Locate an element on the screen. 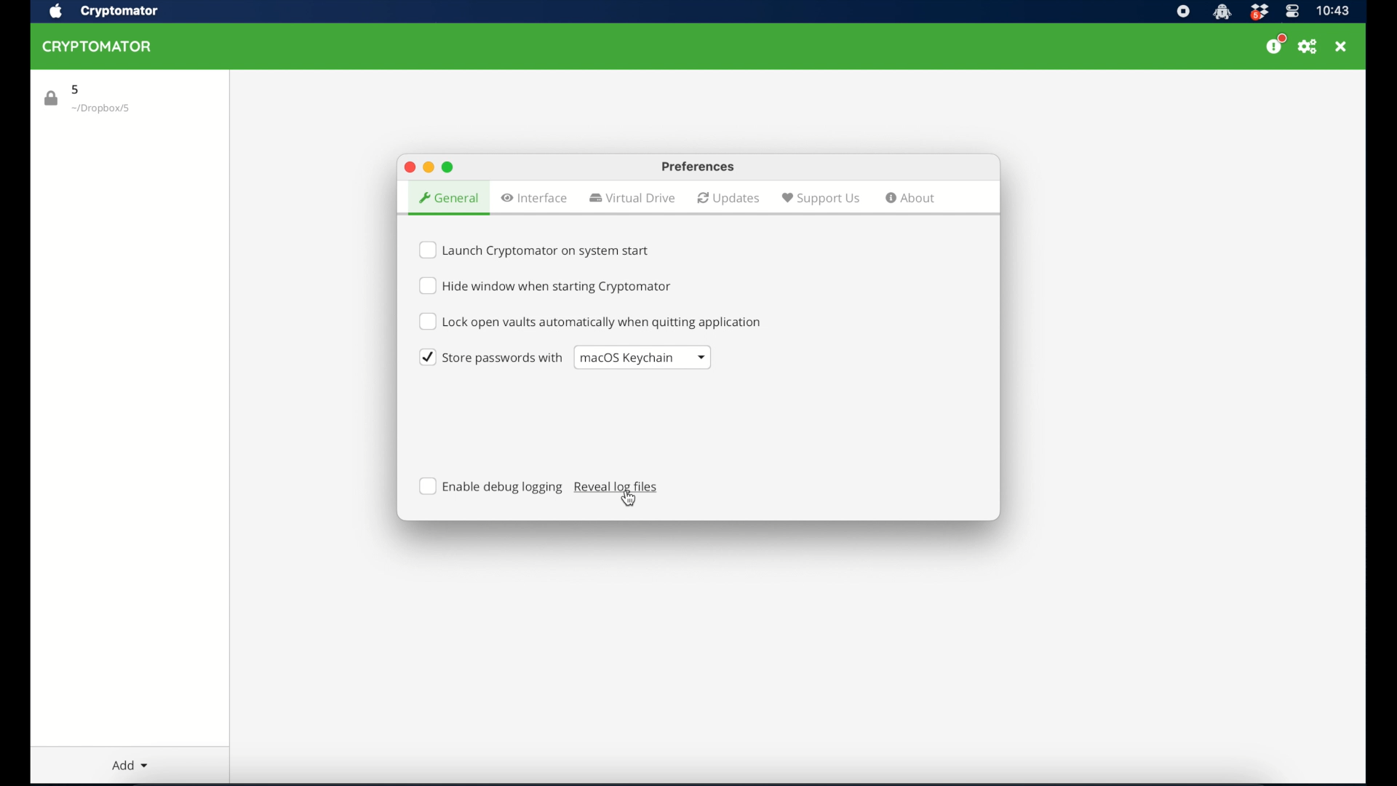 The width and height of the screenshot is (1397, 786). control center is located at coordinates (1292, 11).